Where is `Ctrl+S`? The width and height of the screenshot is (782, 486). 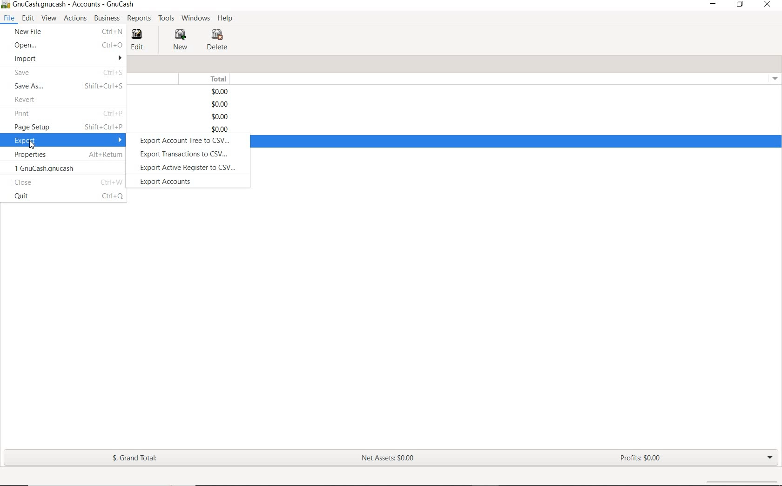
Ctrl+S is located at coordinates (111, 71).